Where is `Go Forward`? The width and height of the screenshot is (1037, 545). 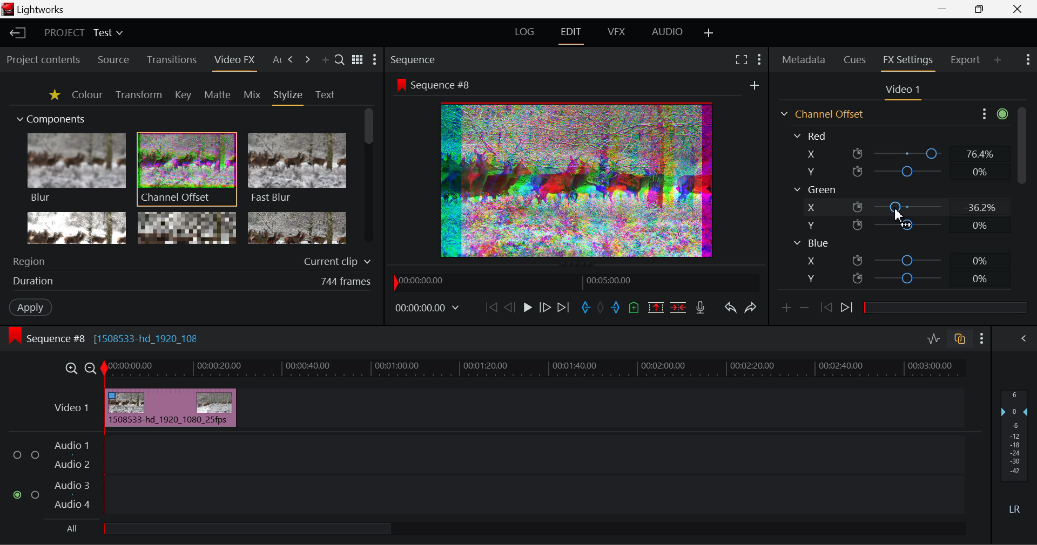
Go Forward is located at coordinates (546, 309).